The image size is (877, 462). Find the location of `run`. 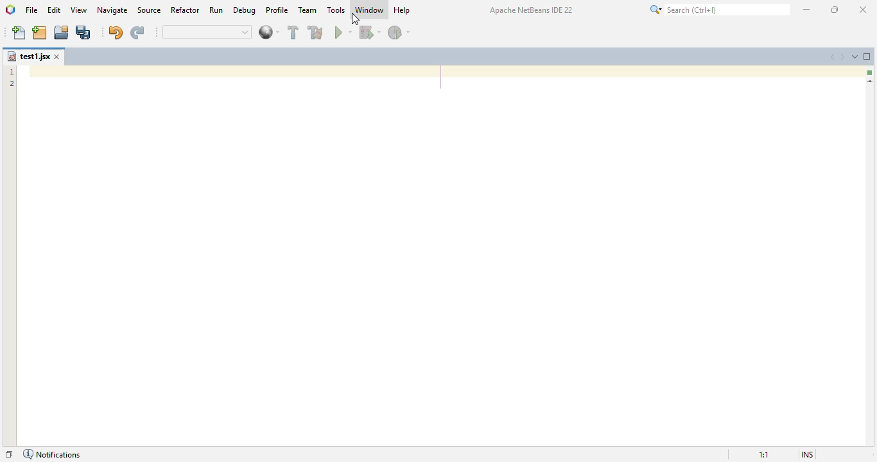

run is located at coordinates (216, 10).